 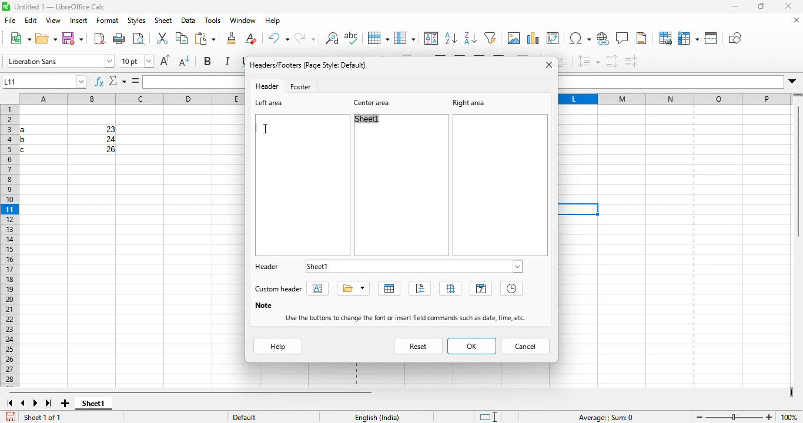 I want to click on function wizard, so click(x=97, y=82).